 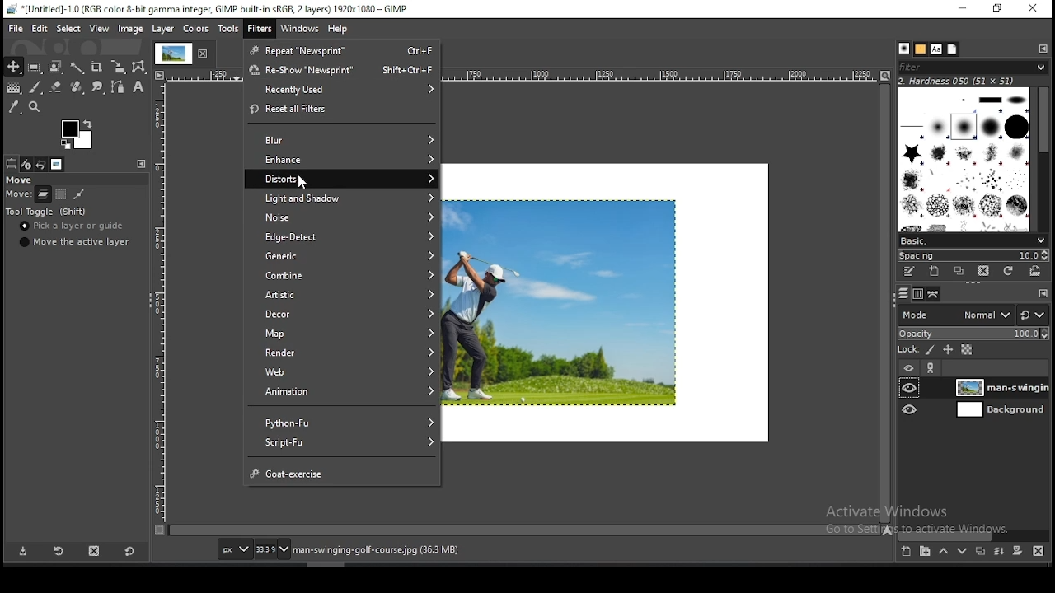 I want to click on web, so click(x=341, y=371).